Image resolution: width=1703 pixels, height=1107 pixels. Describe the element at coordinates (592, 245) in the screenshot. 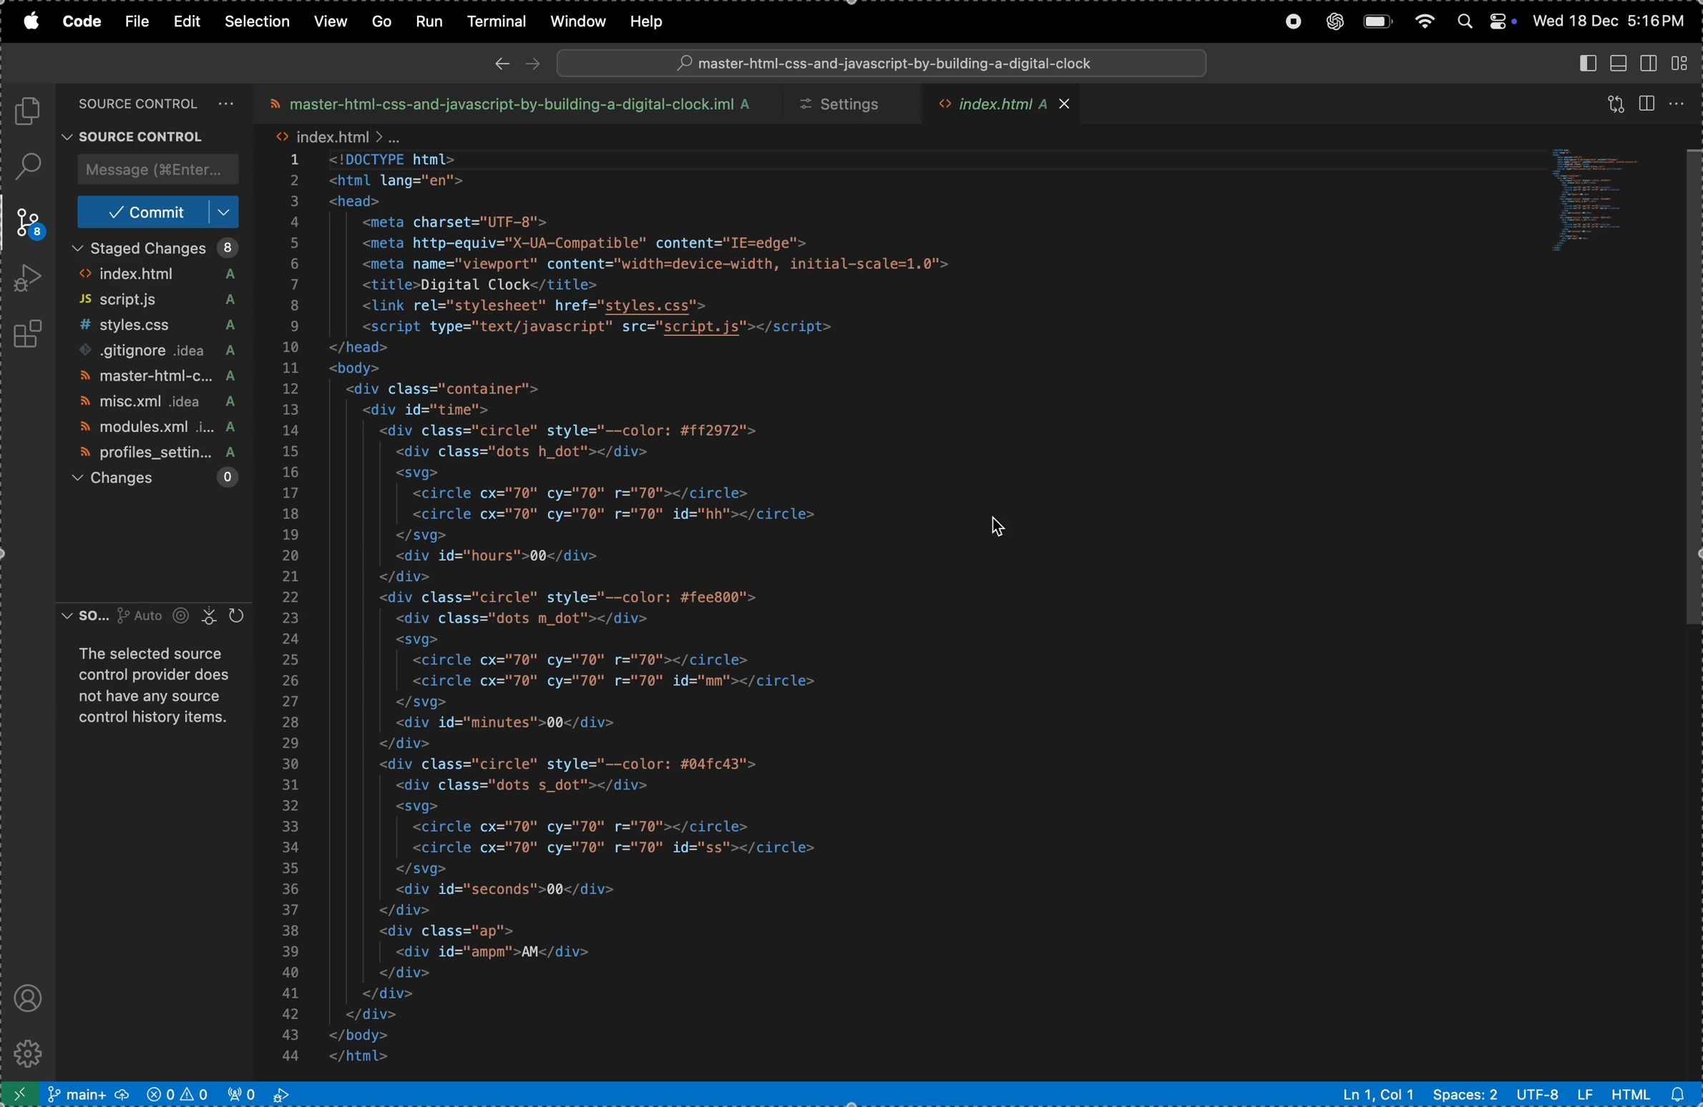

I see `<meta http-equiv="X-UA-Compatible" content="IE=edge">` at that location.